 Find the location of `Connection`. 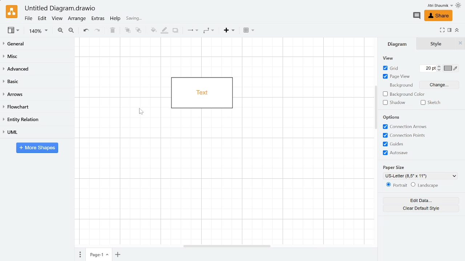

Connection is located at coordinates (191, 31).